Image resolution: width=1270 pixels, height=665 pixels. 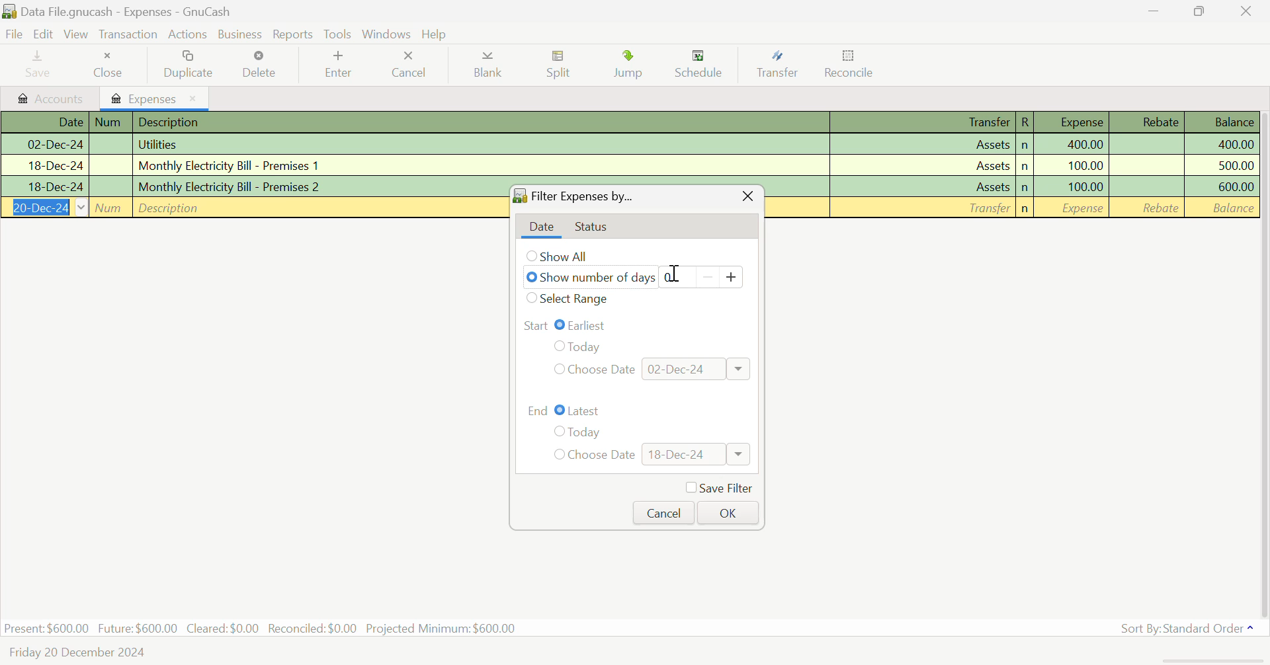 What do you see at coordinates (562, 256) in the screenshot?
I see `Show All` at bounding box center [562, 256].